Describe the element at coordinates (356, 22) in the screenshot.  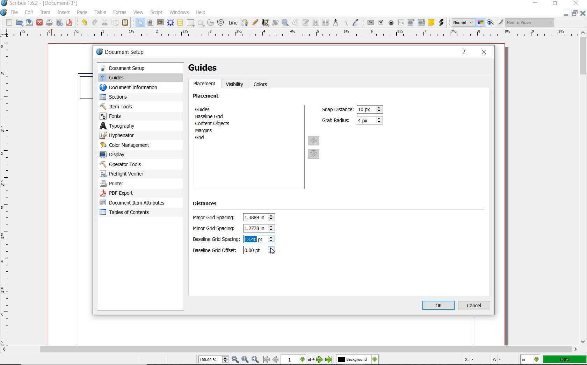
I see `eye dropper` at that location.